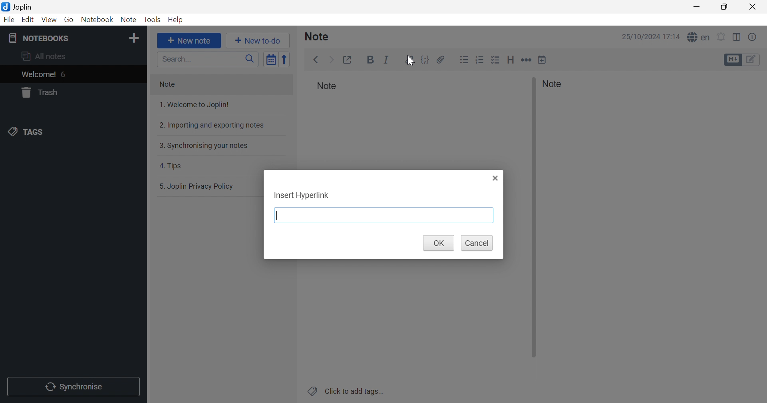  I want to click on Insert time, so click(542, 60).